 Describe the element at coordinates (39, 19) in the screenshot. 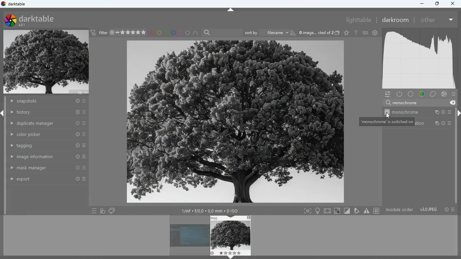

I see `darktable` at that location.